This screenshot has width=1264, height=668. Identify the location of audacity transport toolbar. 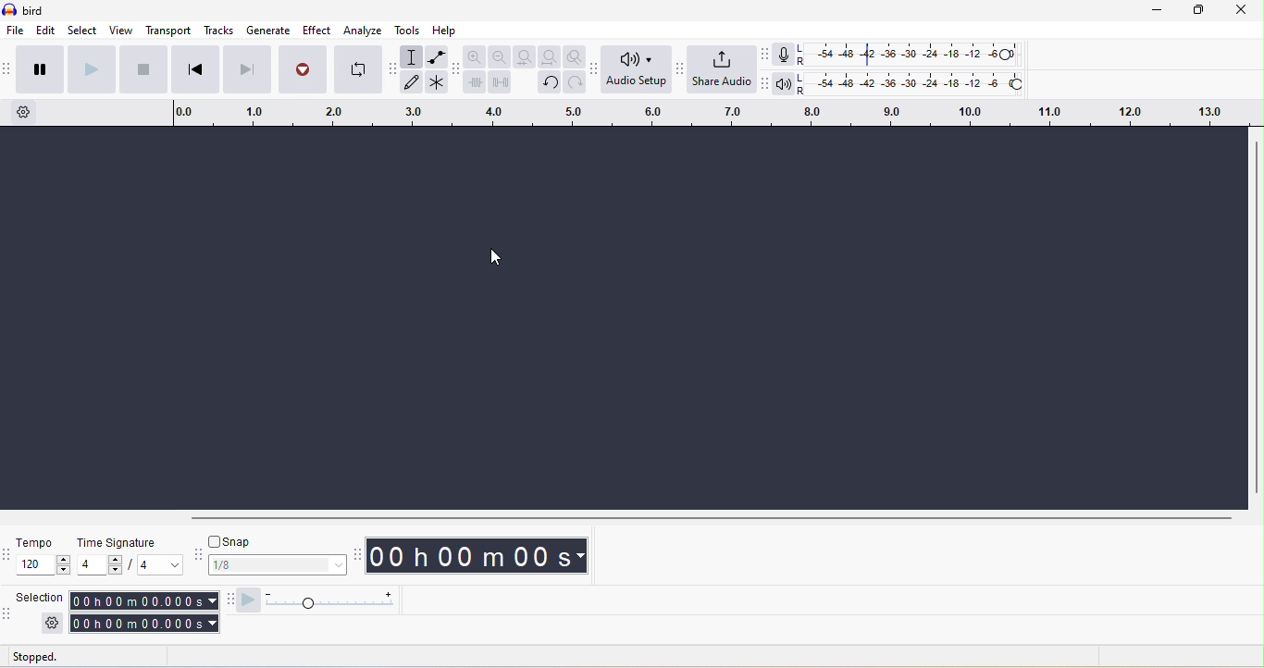
(8, 68).